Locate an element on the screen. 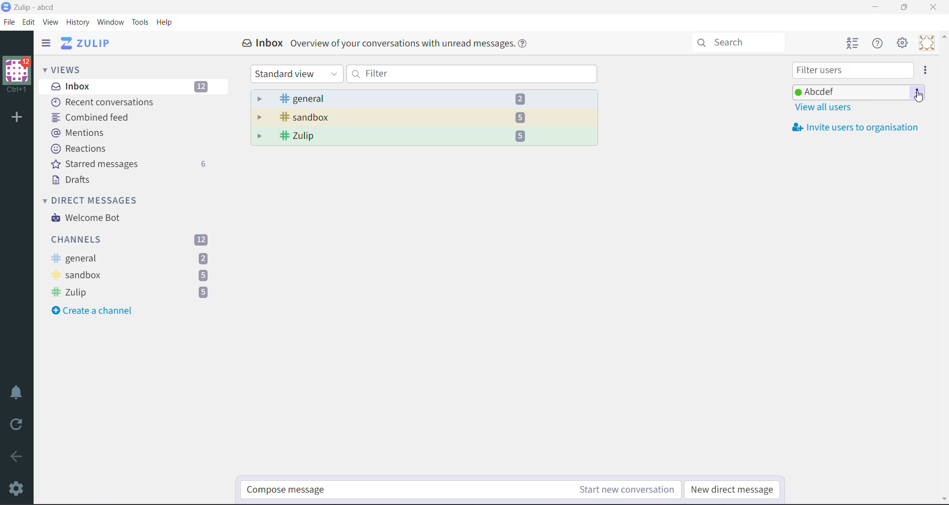 This screenshot has width=949, height=505. general -unread messages count is located at coordinates (131, 258).